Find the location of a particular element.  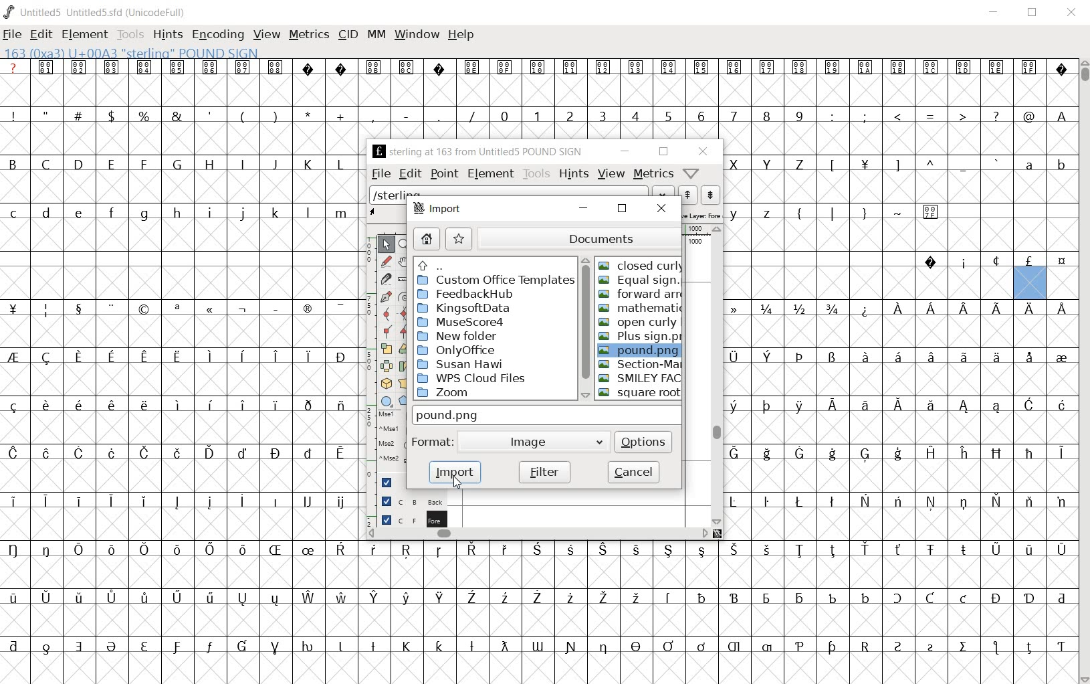

element is located at coordinates (86, 35).